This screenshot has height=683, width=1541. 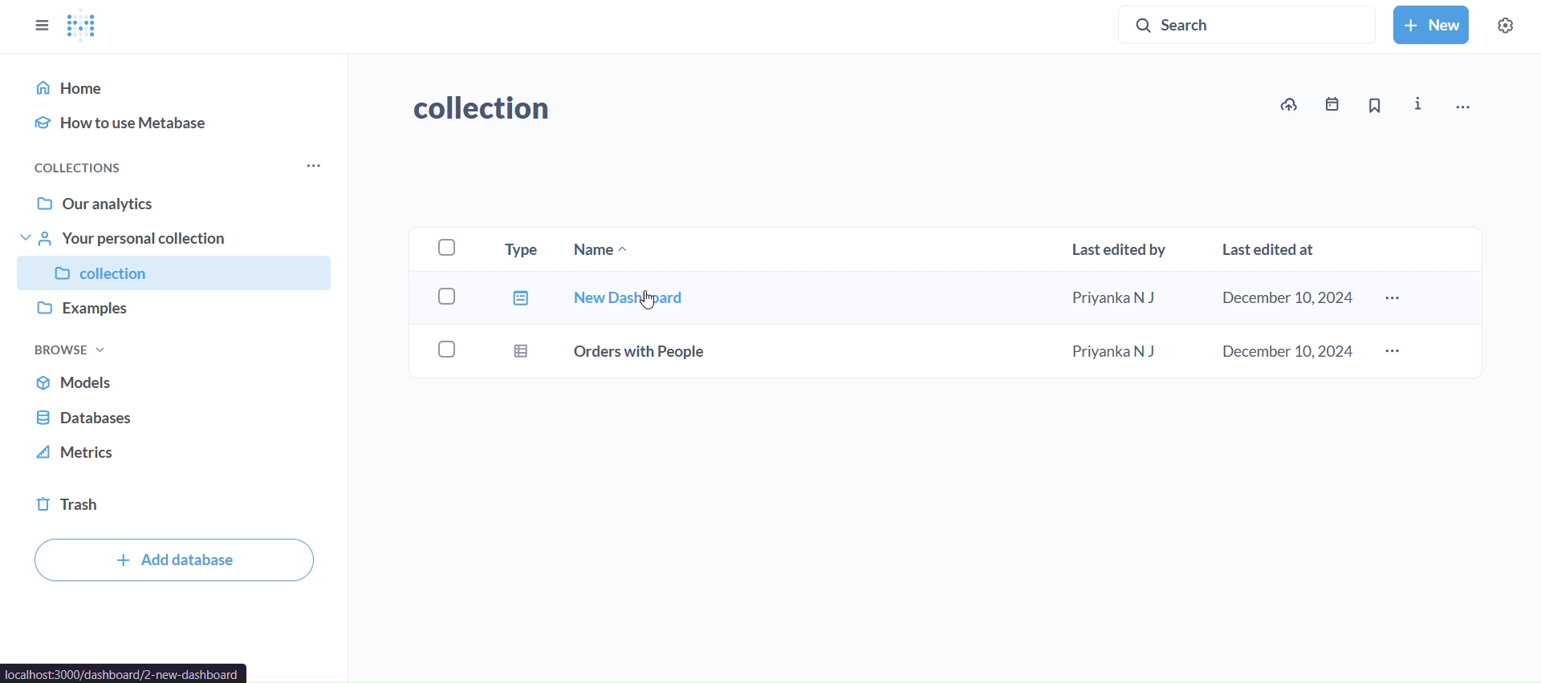 I want to click on last edited at , so click(x=1273, y=250).